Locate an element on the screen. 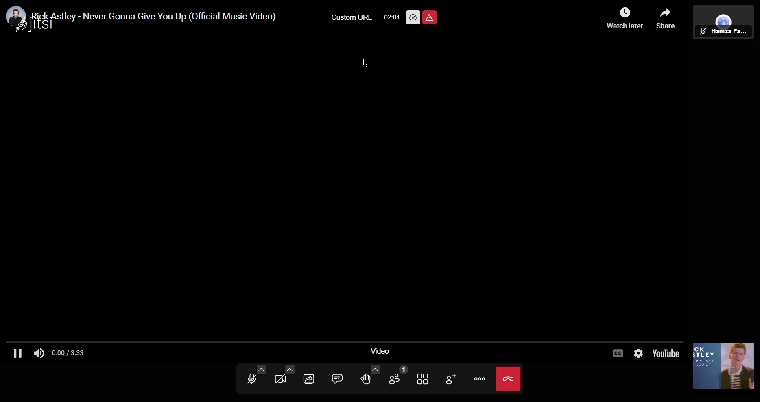 This screenshot has height=402, width=760. Custom URL is located at coordinates (347, 18).